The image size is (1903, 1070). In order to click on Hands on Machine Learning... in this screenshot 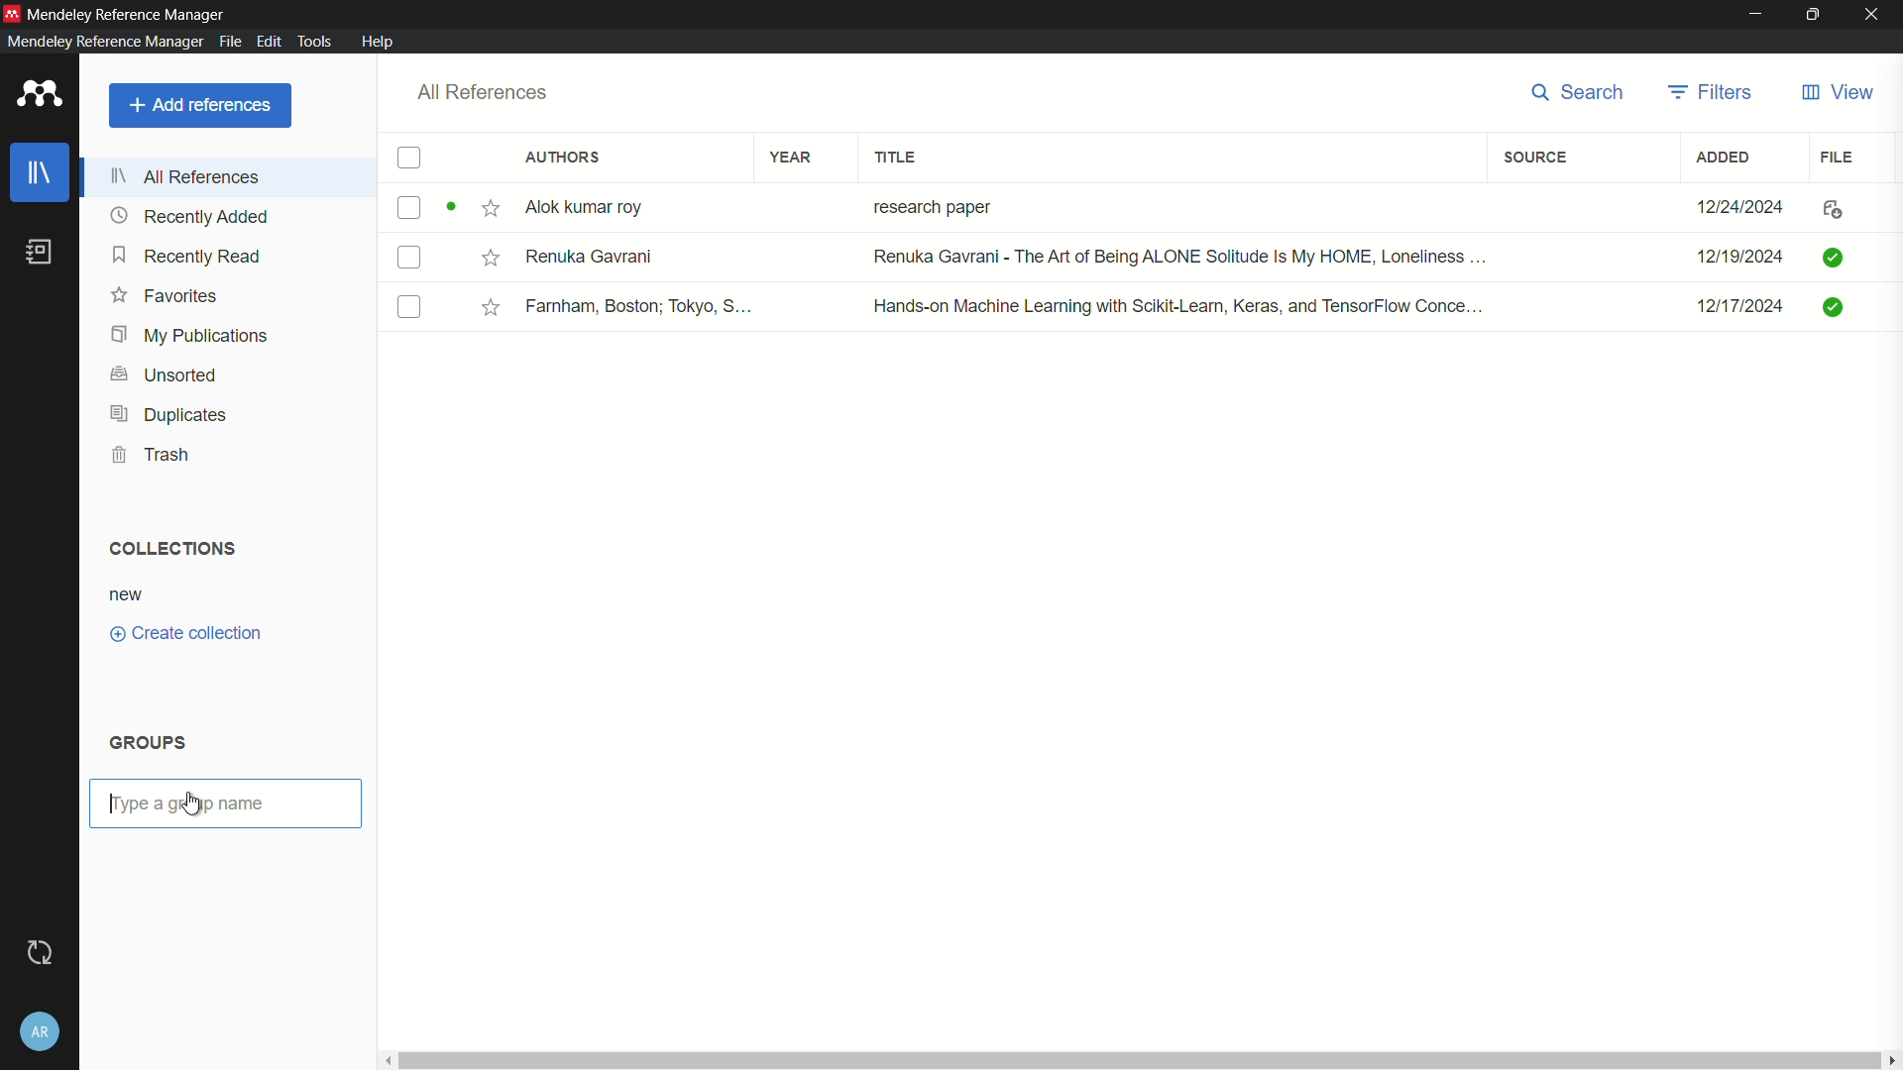, I will do `click(1174, 304)`.